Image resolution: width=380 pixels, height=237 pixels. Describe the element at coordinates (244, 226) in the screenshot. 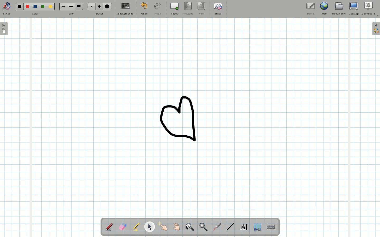

I see `Textbox` at that location.